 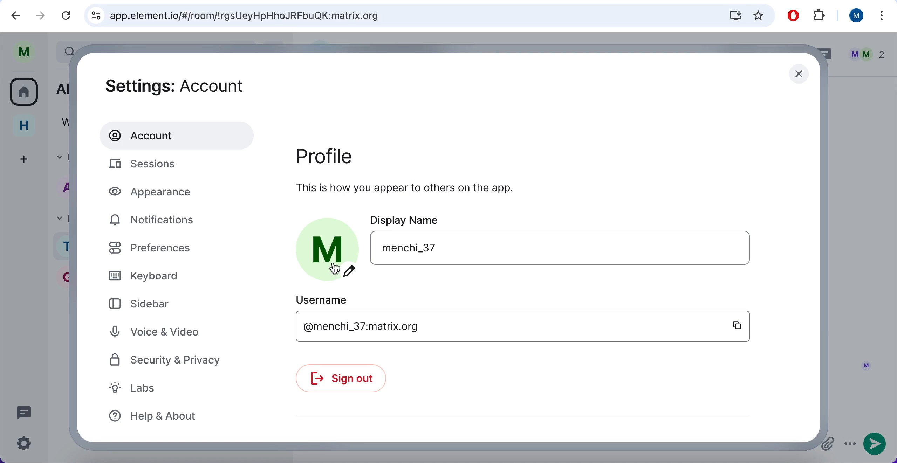 What do you see at coordinates (144, 305) in the screenshot?
I see `sidebar` at bounding box center [144, 305].